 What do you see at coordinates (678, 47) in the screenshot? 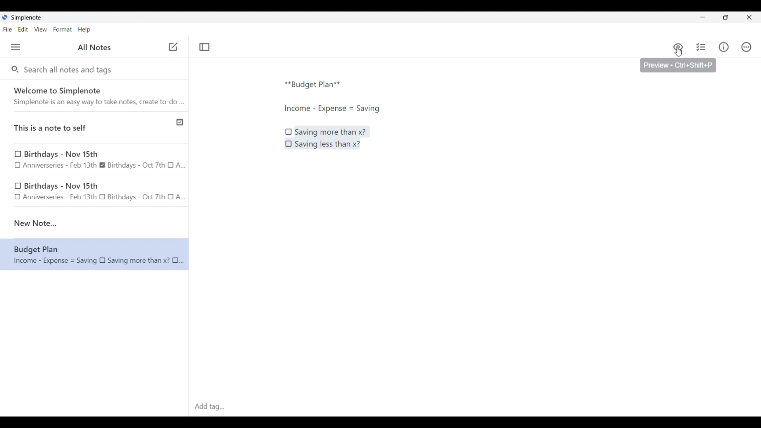
I see `Toggle to see markdown preview` at bounding box center [678, 47].